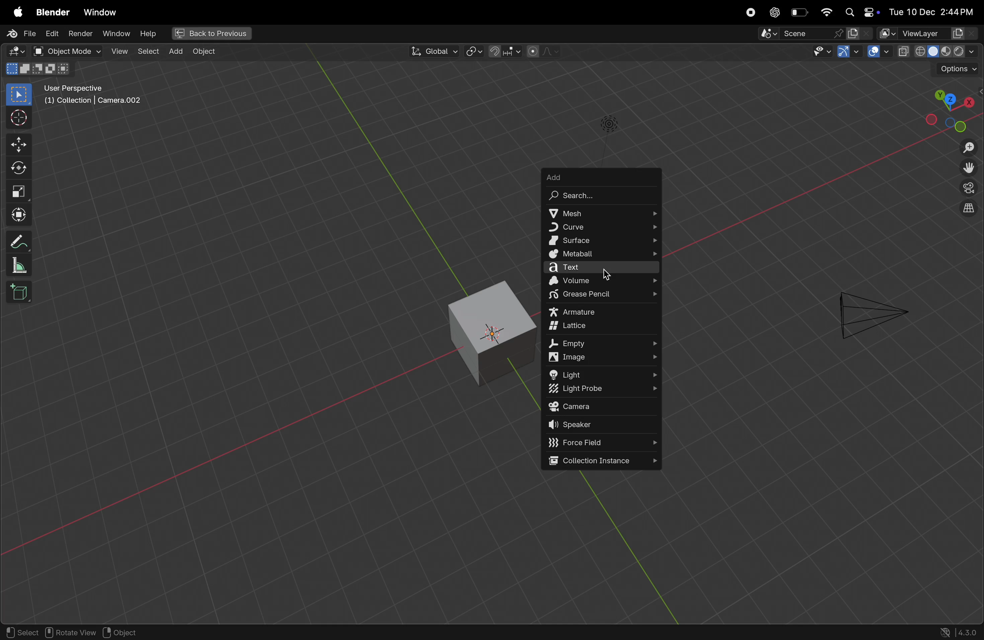 The height and width of the screenshot is (640, 984). I want to click on Object, so click(206, 52).